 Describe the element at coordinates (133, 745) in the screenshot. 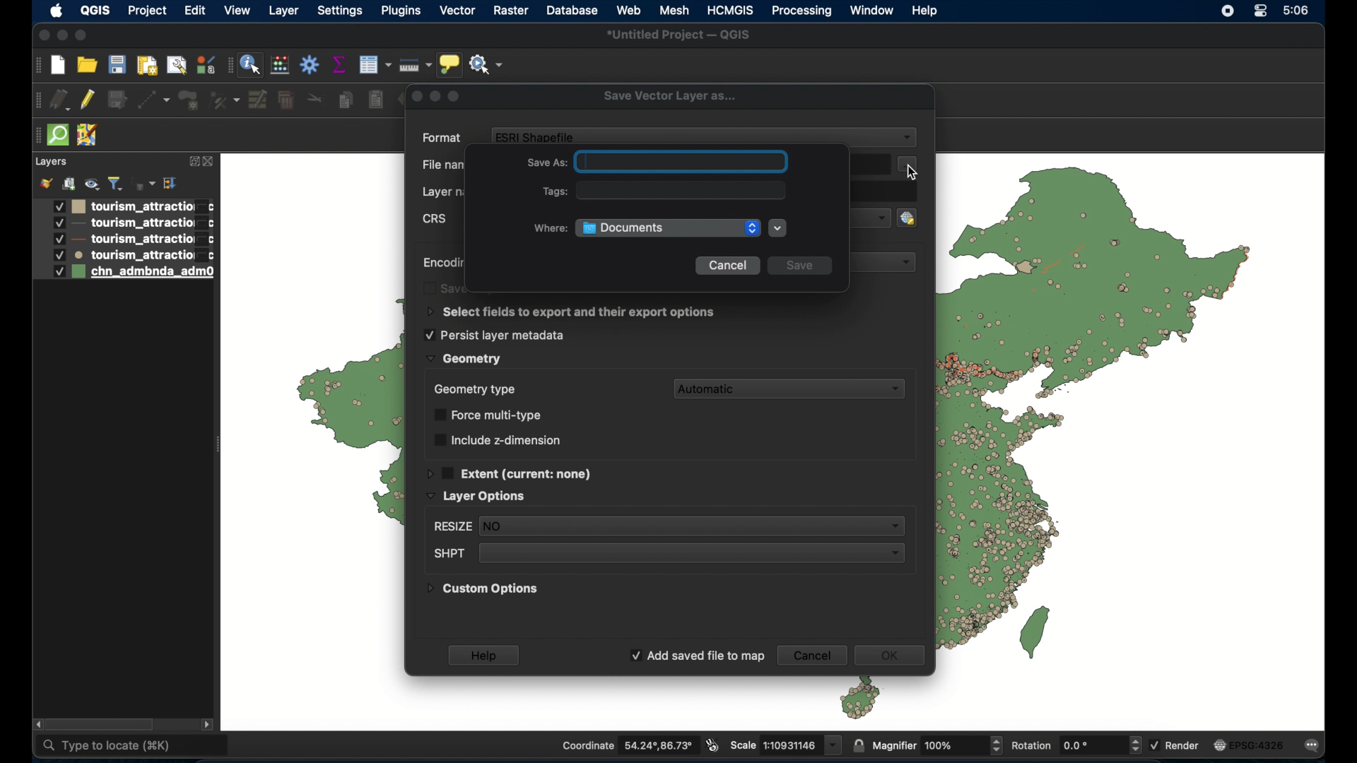

I see `type to locate` at that location.